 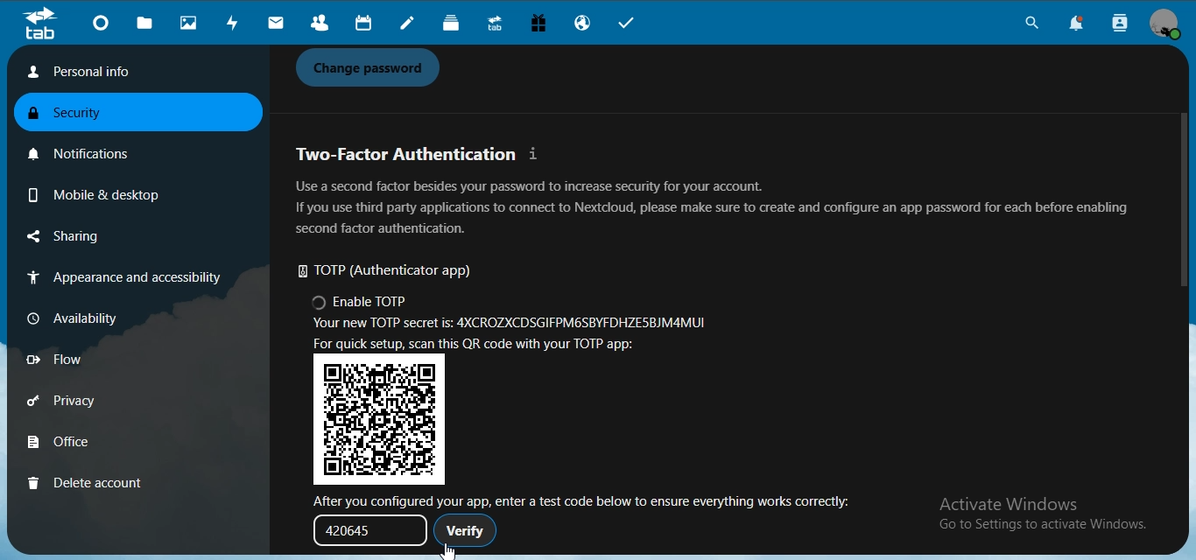 What do you see at coordinates (78, 115) in the screenshot?
I see `security` at bounding box center [78, 115].